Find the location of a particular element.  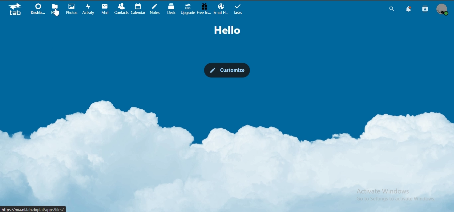

email hosting is located at coordinates (221, 8).